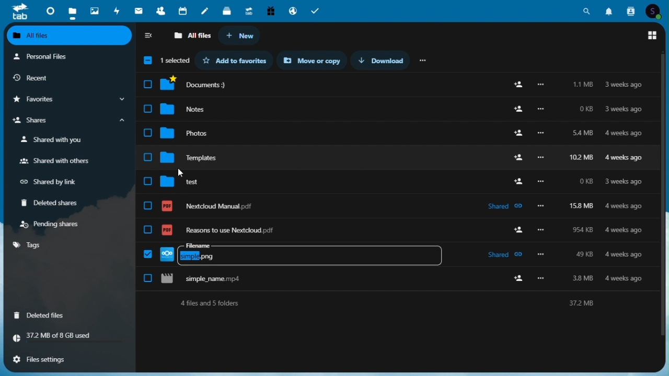 Image resolution: width=669 pixels, height=376 pixels. Describe the element at coordinates (72, 10) in the screenshot. I see `files` at that location.